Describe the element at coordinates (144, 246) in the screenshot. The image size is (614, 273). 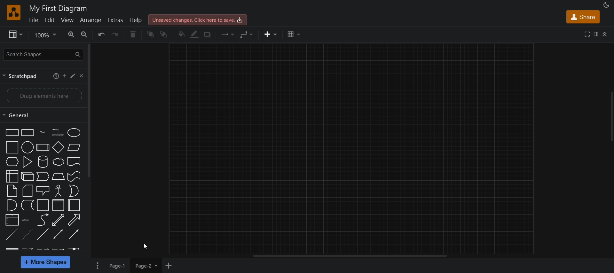
I see `cursor` at that location.